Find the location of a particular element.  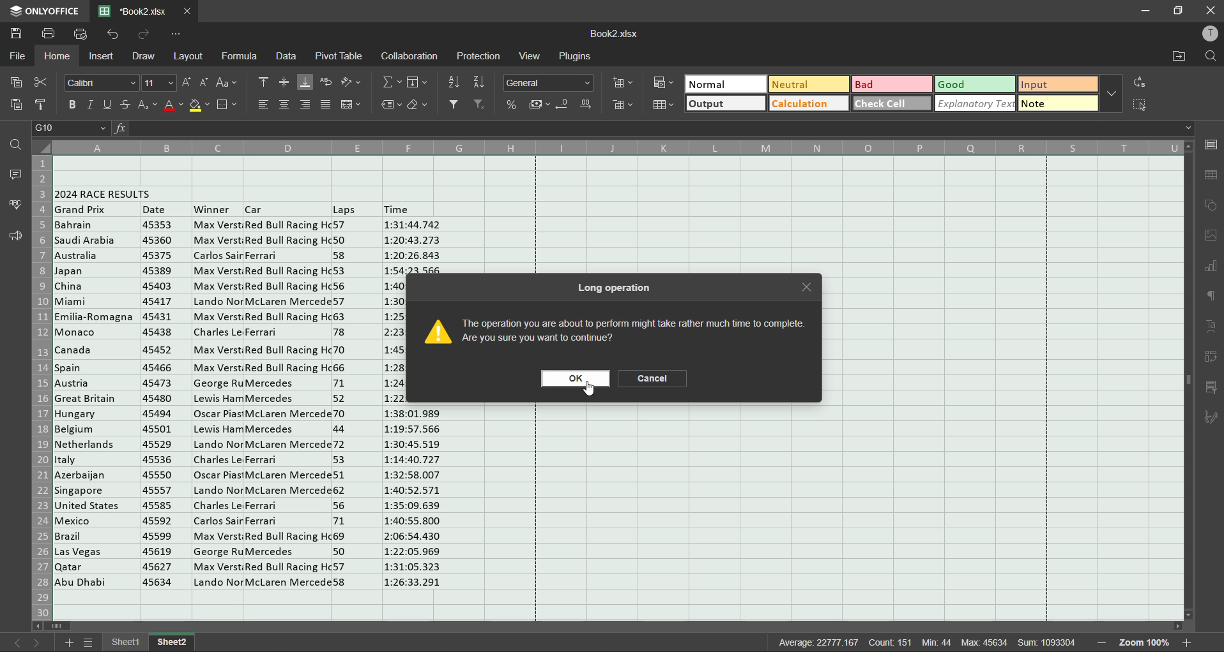

date is located at coordinates (164, 402).